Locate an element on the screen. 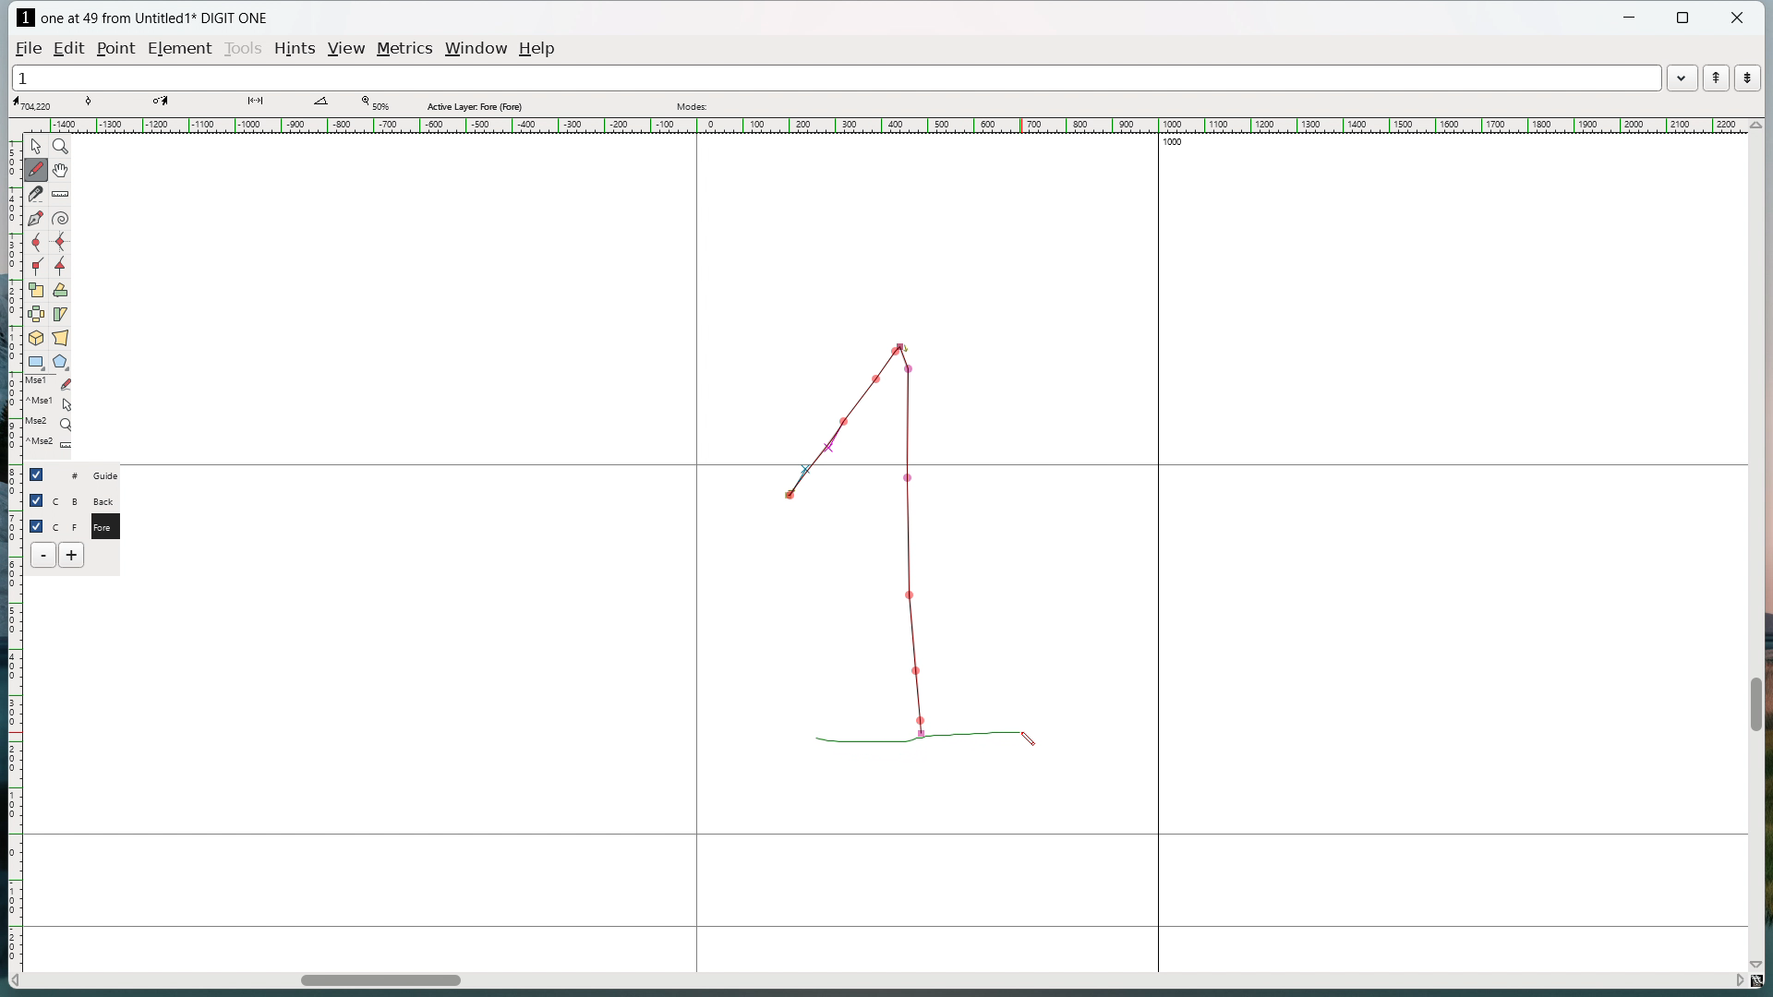  perspective transformation is located at coordinates (60, 337).